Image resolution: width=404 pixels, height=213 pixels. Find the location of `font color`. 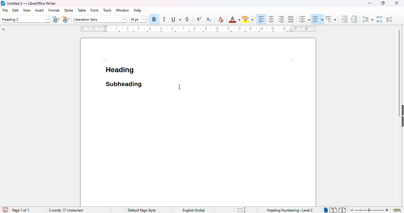

font color is located at coordinates (234, 20).